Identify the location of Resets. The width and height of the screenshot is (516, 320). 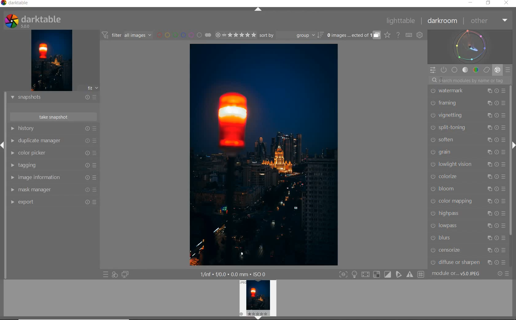
(87, 96).